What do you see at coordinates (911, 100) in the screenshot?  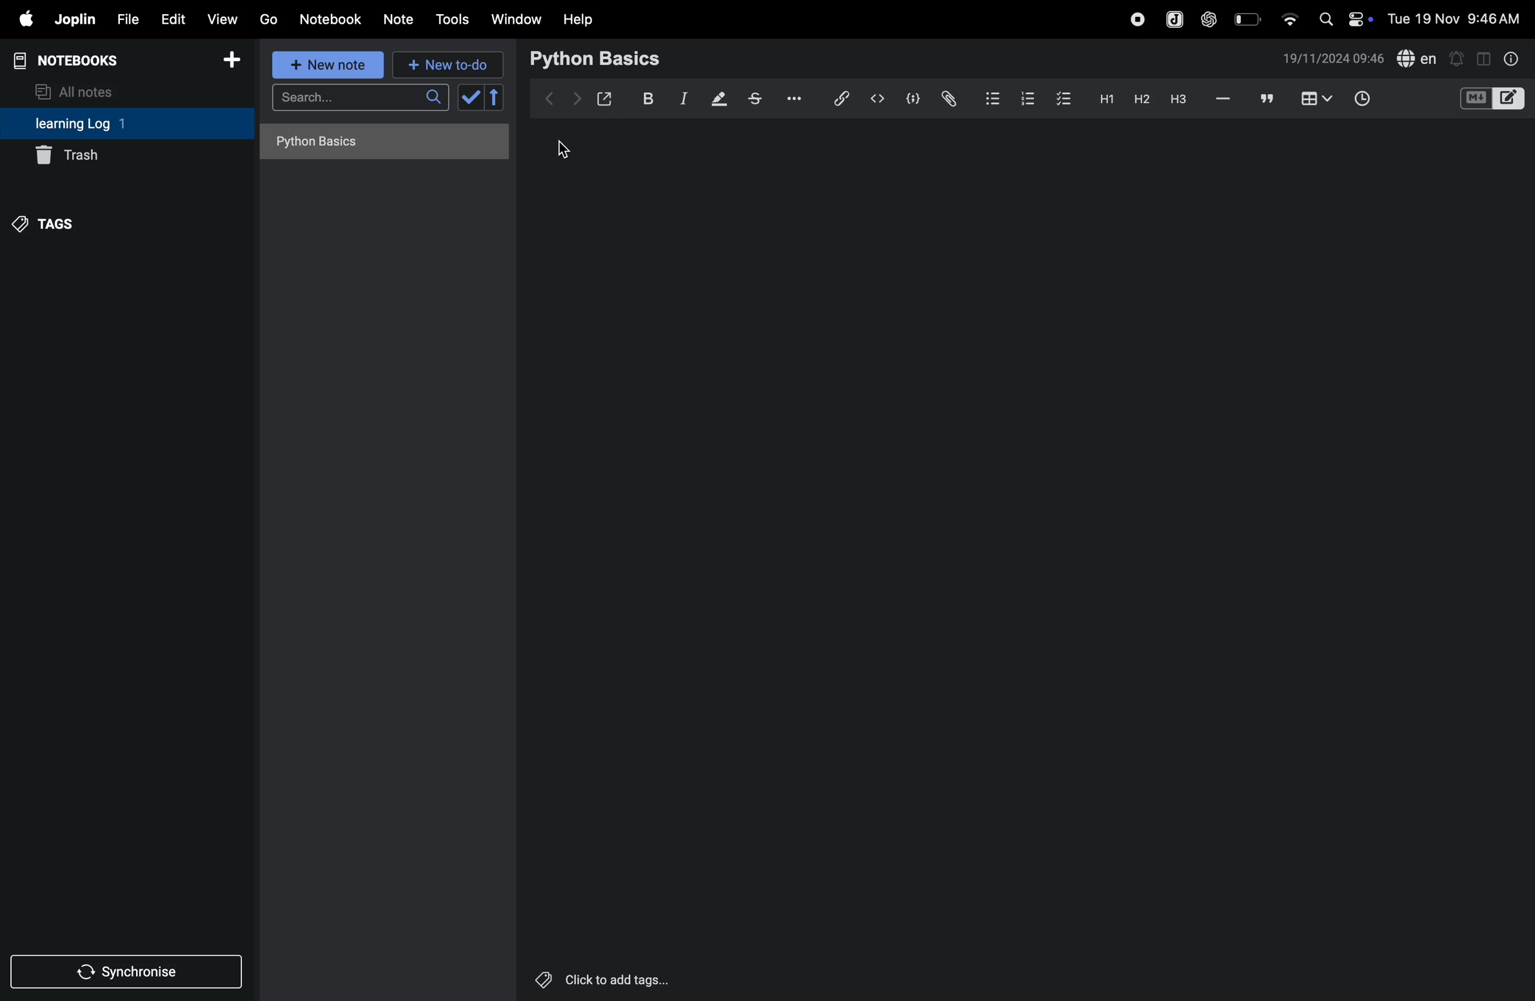 I see `code block` at bounding box center [911, 100].